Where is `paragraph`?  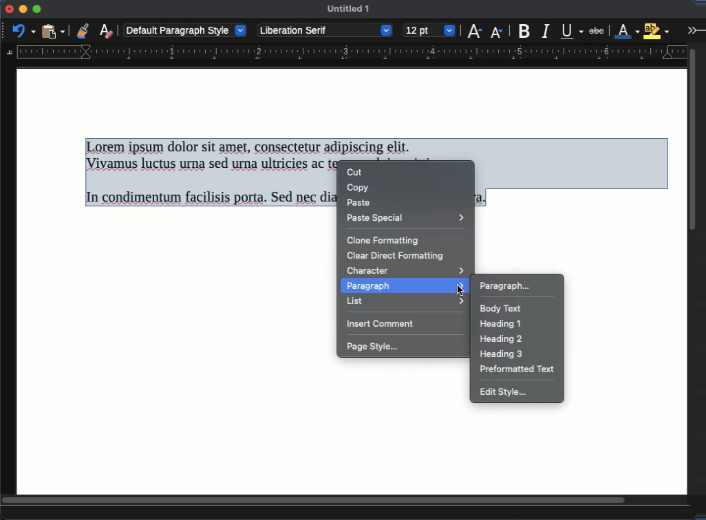
paragraph is located at coordinates (398, 286).